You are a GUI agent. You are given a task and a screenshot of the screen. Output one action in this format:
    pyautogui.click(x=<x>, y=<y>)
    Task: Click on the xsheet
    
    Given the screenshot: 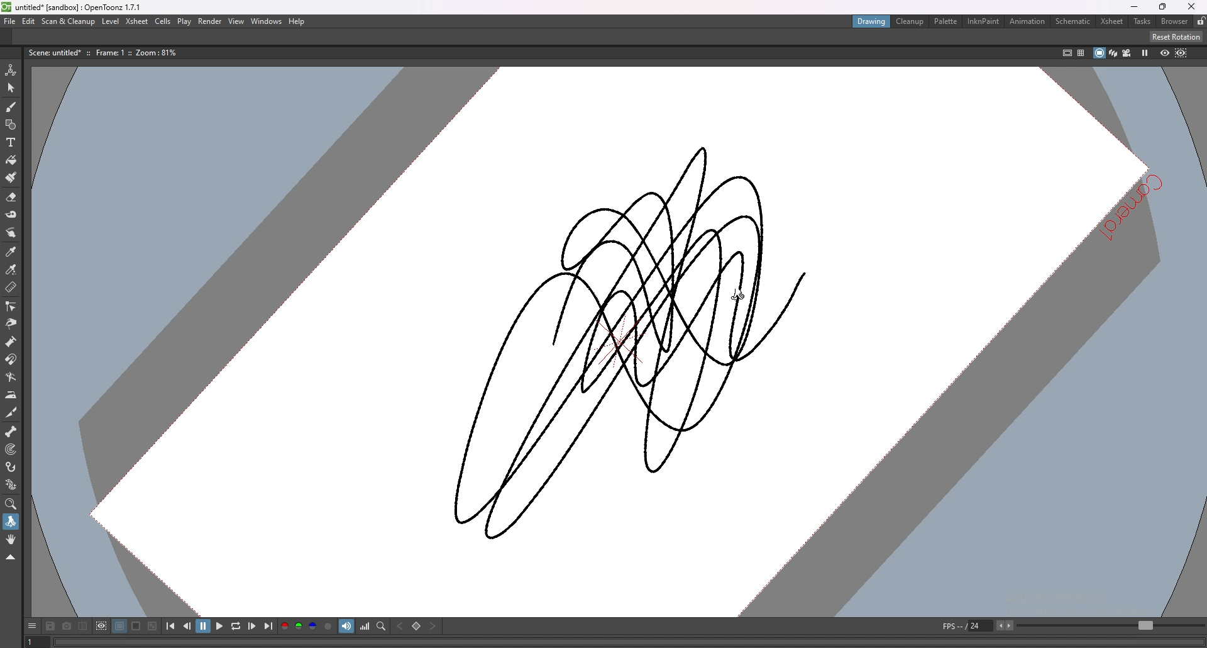 What is the action you would take?
    pyautogui.click(x=137, y=21)
    